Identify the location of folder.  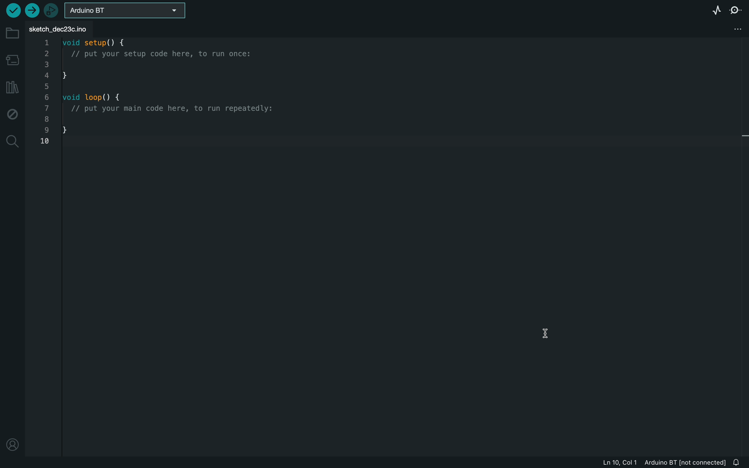
(11, 30).